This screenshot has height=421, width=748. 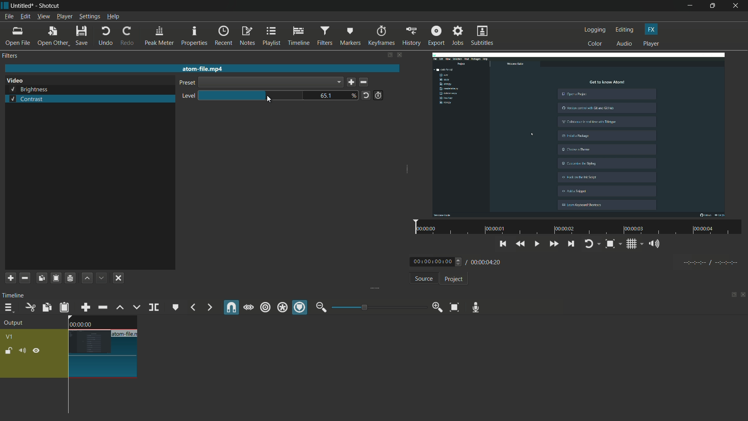 What do you see at coordinates (70, 279) in the screenshot?
I see `save a filter set` at bounding box center [70, 279].